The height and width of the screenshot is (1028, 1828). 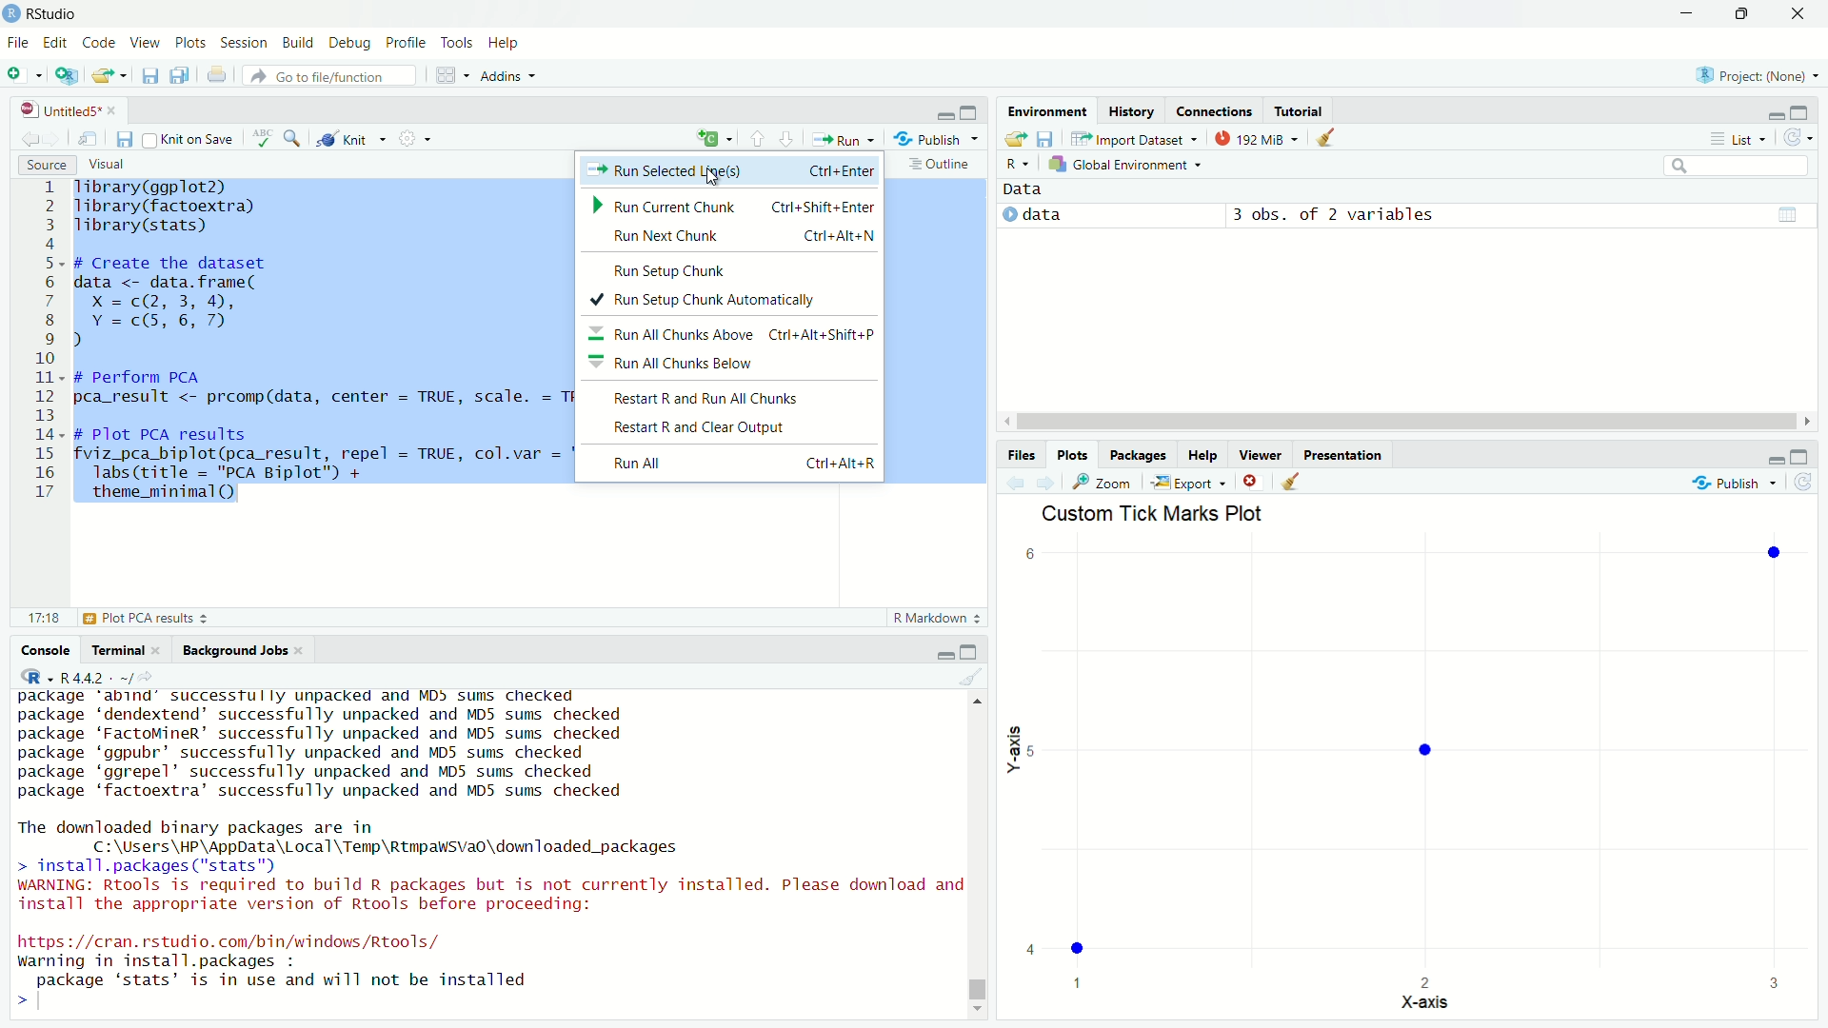 I want to click on save all open documents, so click(x=183, y=75).